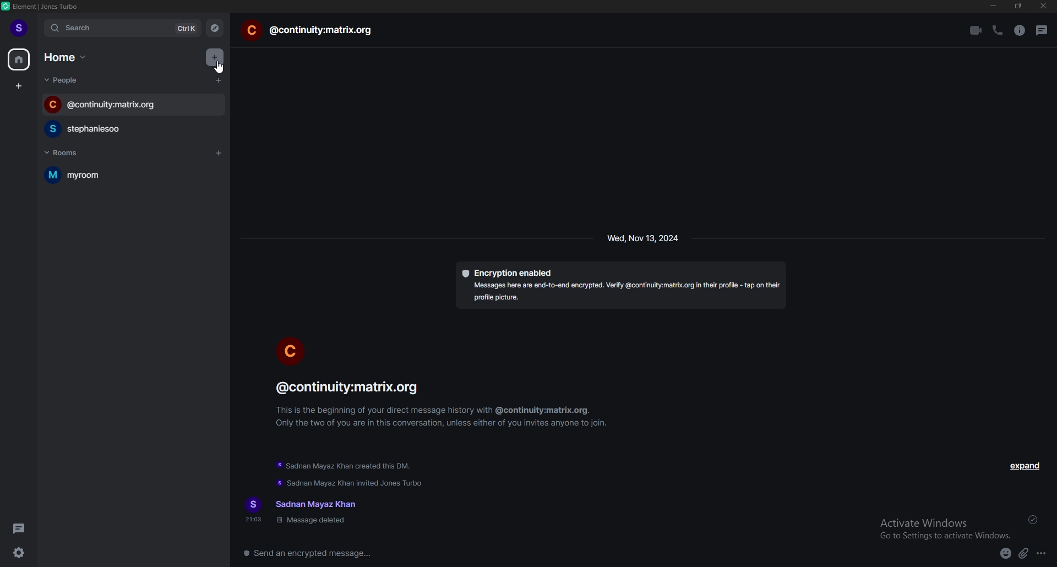 This screenshot has width=1057, height=567. What do you see at coordinates (351, 483) in the screenshot?
I see `update` at bounding box center [351, 483].